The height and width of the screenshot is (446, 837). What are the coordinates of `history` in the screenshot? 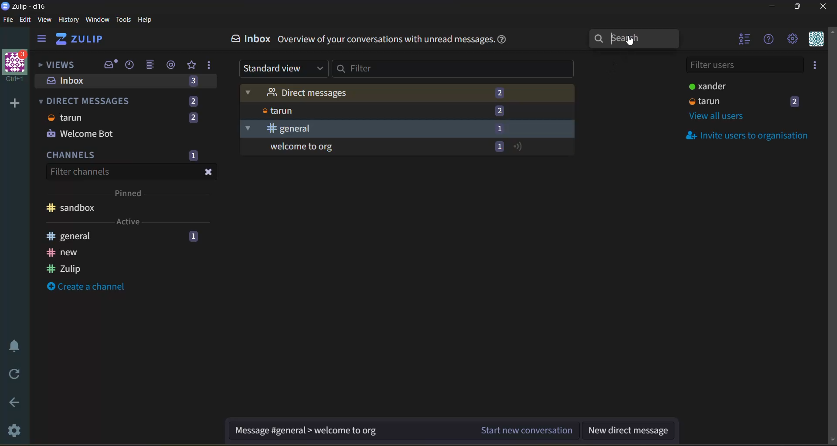 It's located at (68, 20).